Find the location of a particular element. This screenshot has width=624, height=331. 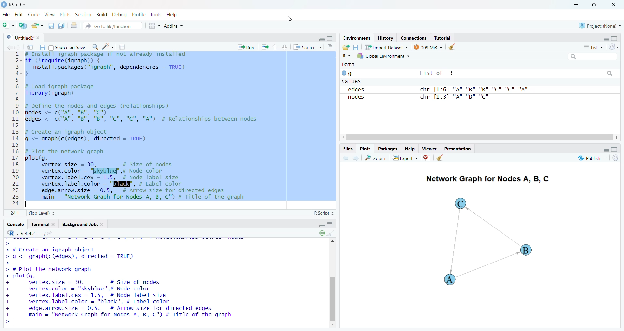

tl
> # Create an igraph object

> g <- graph(c(edges), directed = TRUE)

>

> # Plot the network graph

> plot(g,

+ vertex.size = 30, # Size of nodes

+ vertex.color = "skyblue”,# Node color

+ vertex.label.cex = 1.5, # Node label size

+ vertex. label.color = "black", # Label color

+ edge.arrow.size = 0.5, # Arrow size for directed edges

+ main = "Network Graph for Nodes A, B, C") # Title of the graph
> is located at coordinates (132, 284).